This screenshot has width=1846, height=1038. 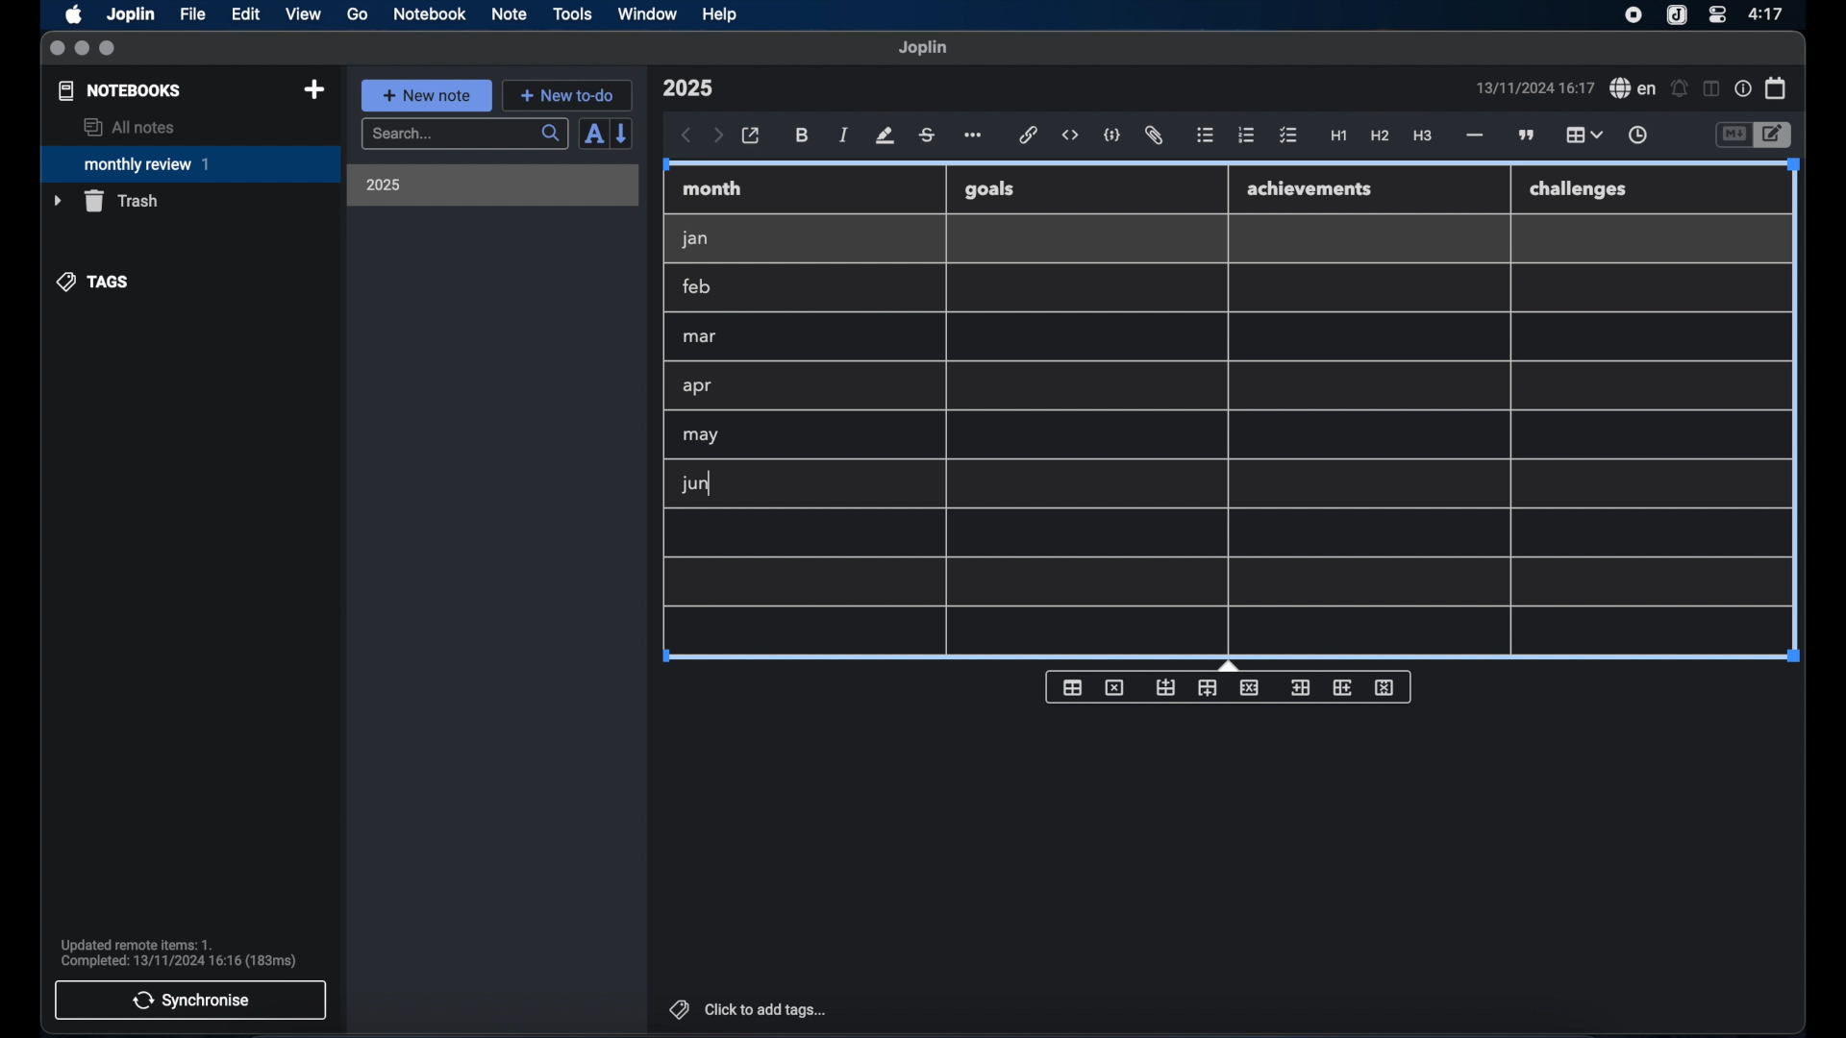 I want to click on heading 3, so click(x=1422, y=136).